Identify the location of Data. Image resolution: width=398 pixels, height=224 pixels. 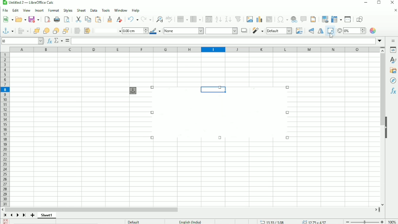
(93, 10).